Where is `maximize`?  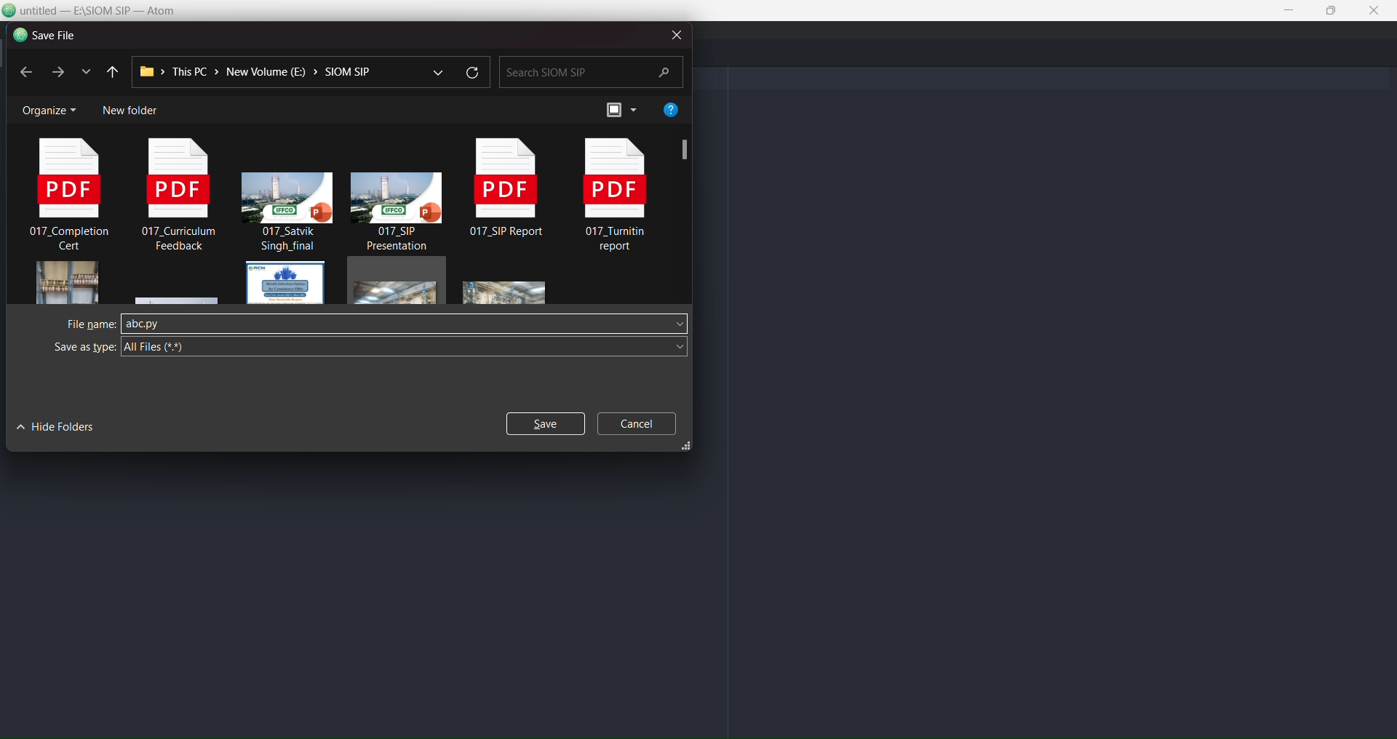
maximize is located at coordinates (1334, 10).